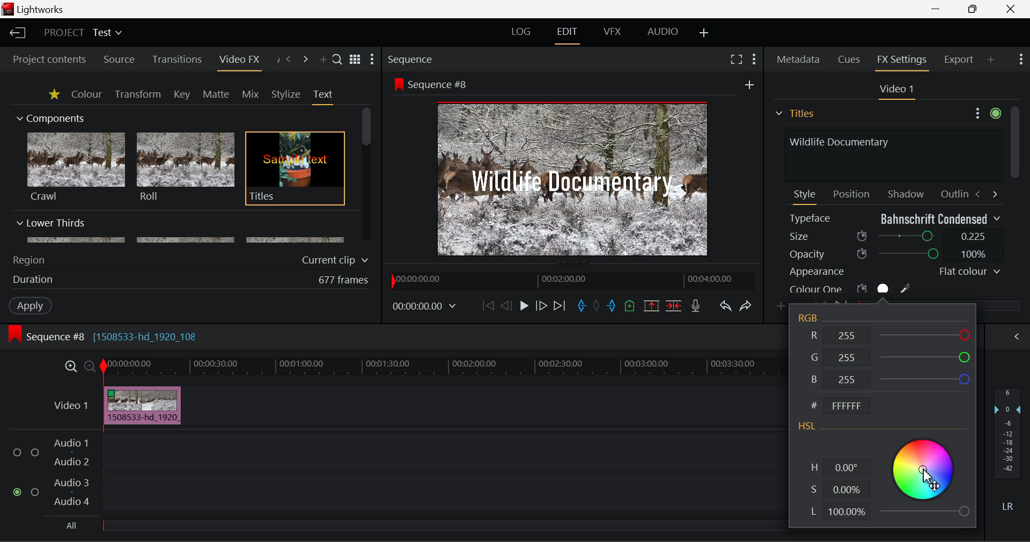  I want to click on add, so click(749, 84).